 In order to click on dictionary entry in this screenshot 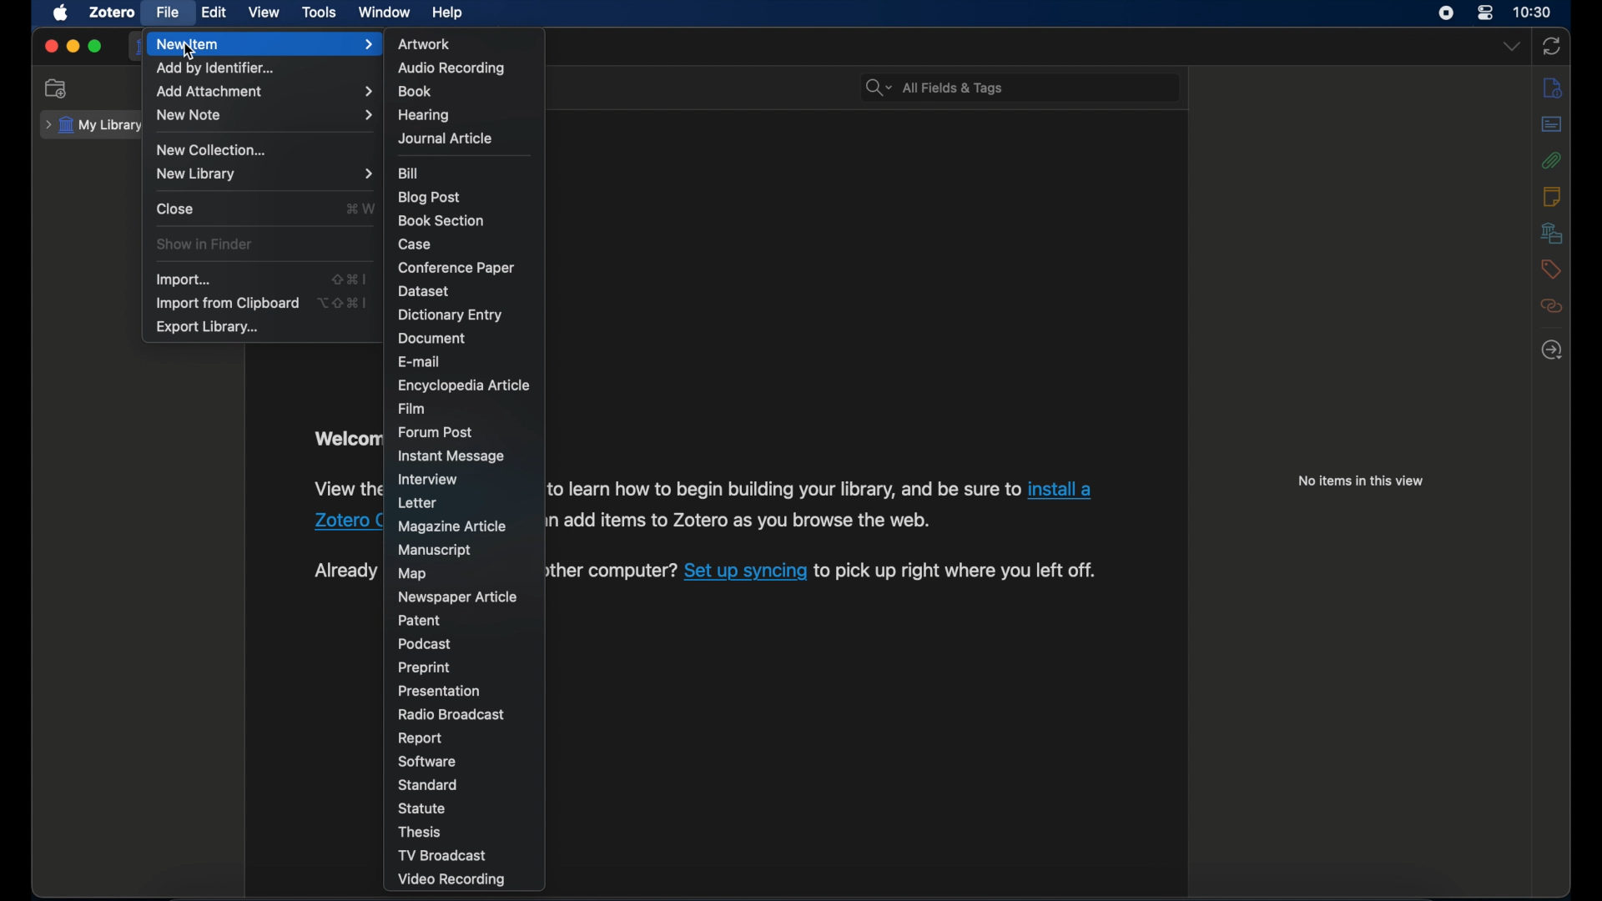, I will do `click(450, 315)`.